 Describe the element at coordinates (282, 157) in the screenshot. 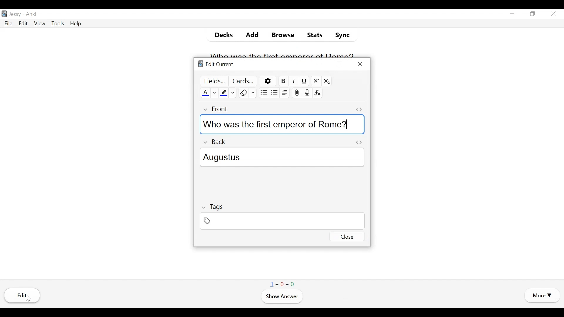

I see `Augustus` at that location.